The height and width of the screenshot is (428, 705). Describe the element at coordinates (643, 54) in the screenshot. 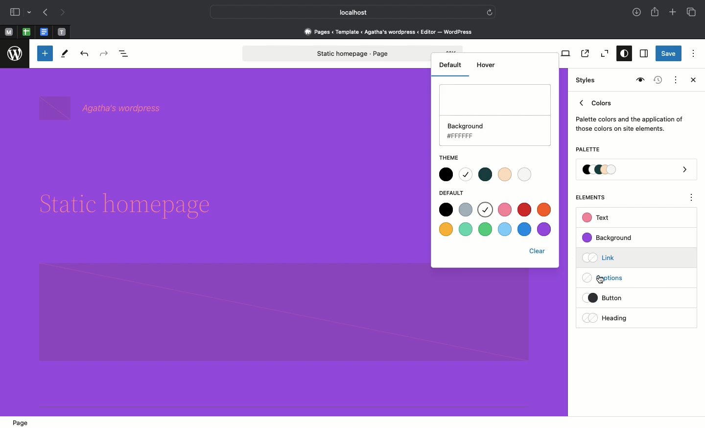

I see `Settings` at that location.